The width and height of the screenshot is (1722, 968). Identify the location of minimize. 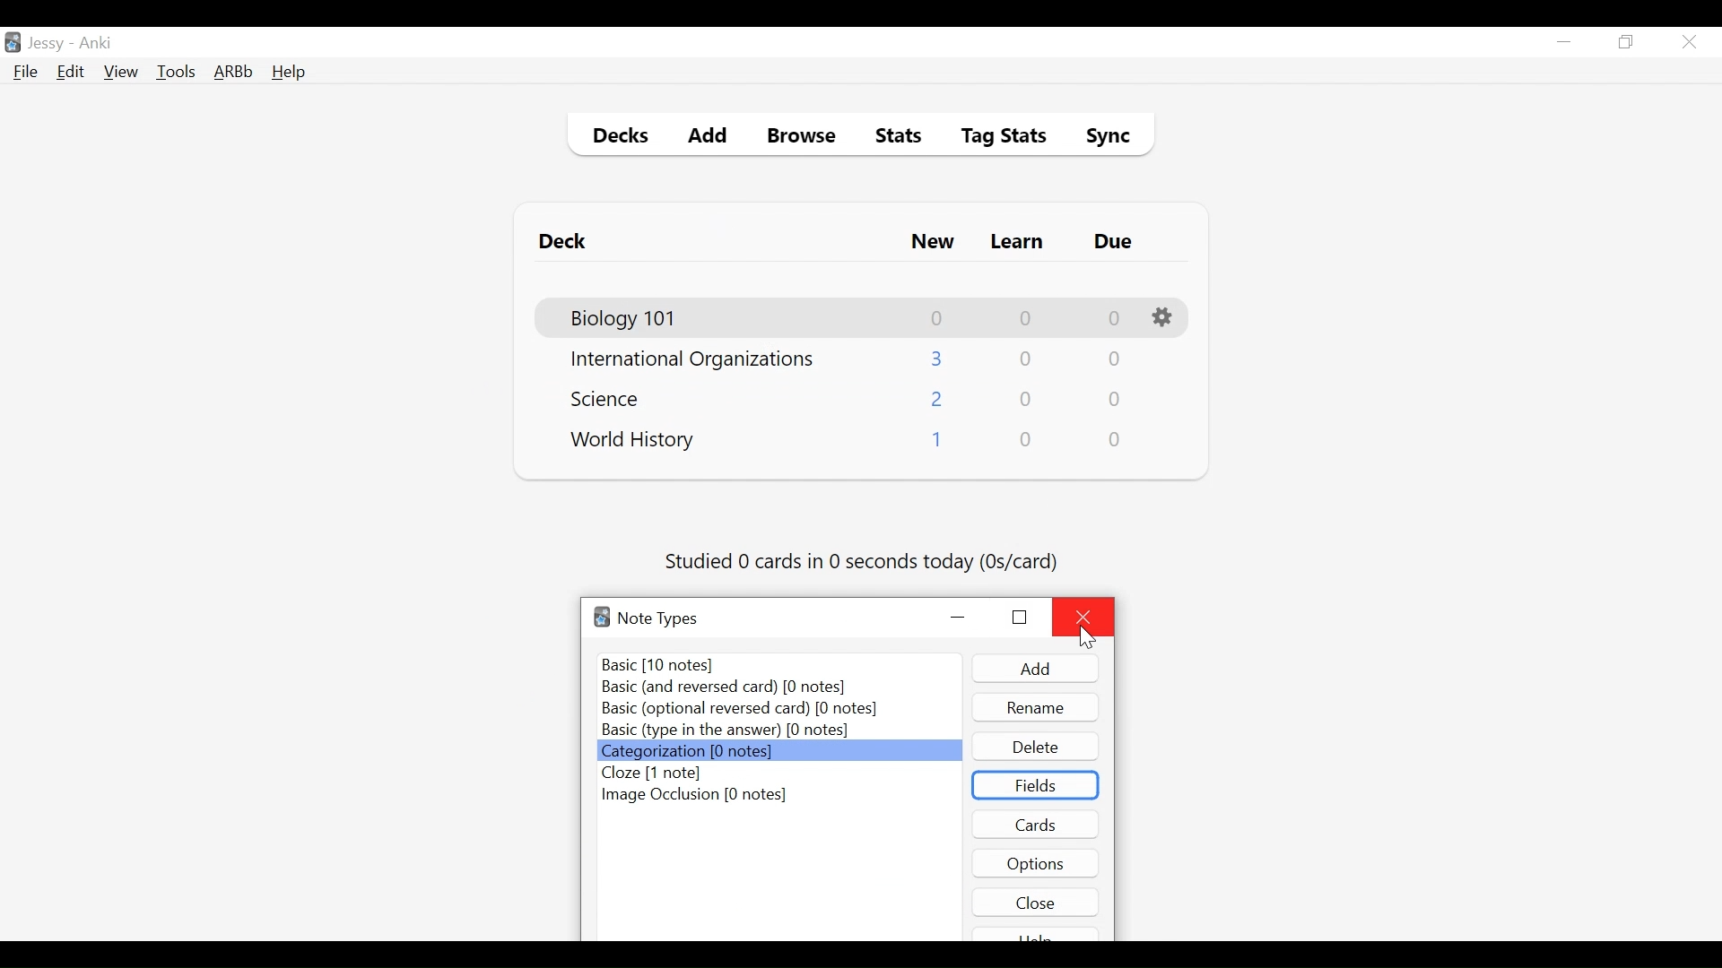
(960, 618).